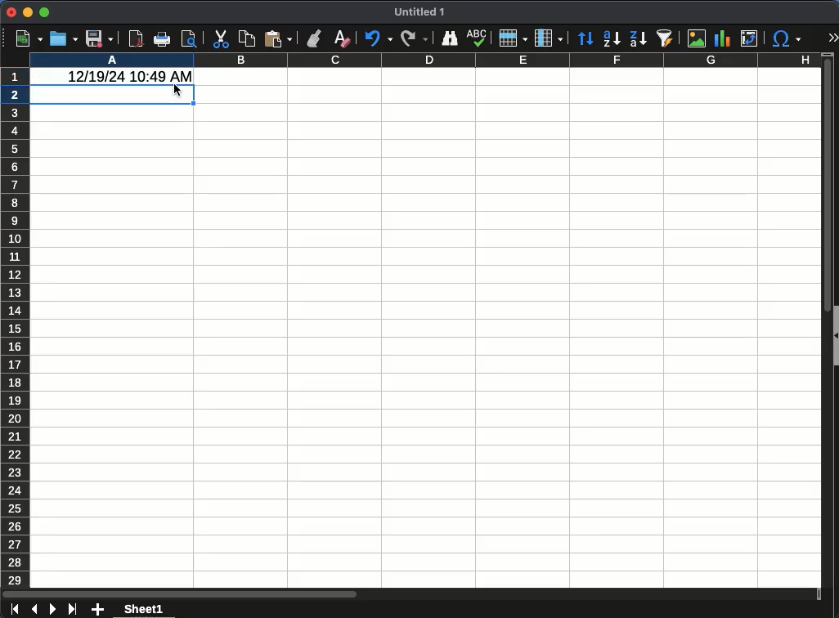  What do you see at coordinates (96, 610) in the screenshot?
I see `add sheet` at bounding box center [96, 610].